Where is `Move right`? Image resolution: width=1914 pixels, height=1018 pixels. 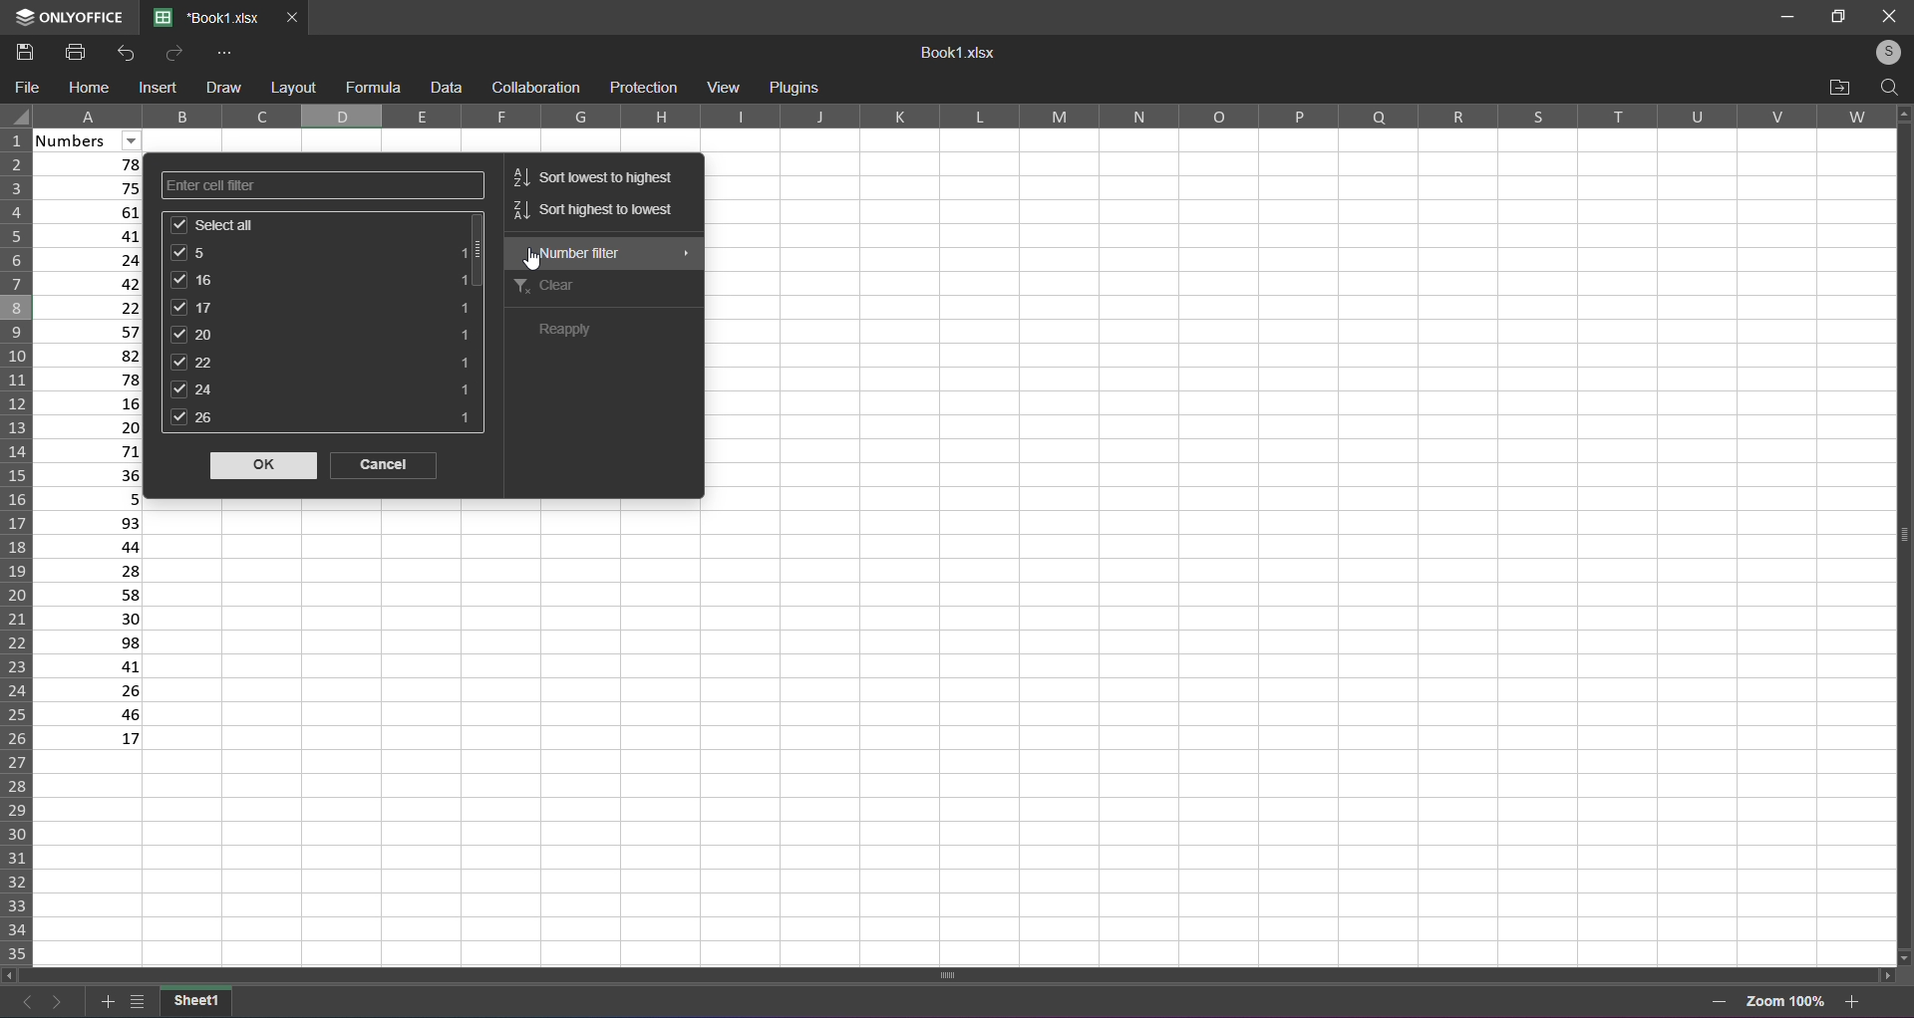
Move right is located at coordinates (1884, 974).